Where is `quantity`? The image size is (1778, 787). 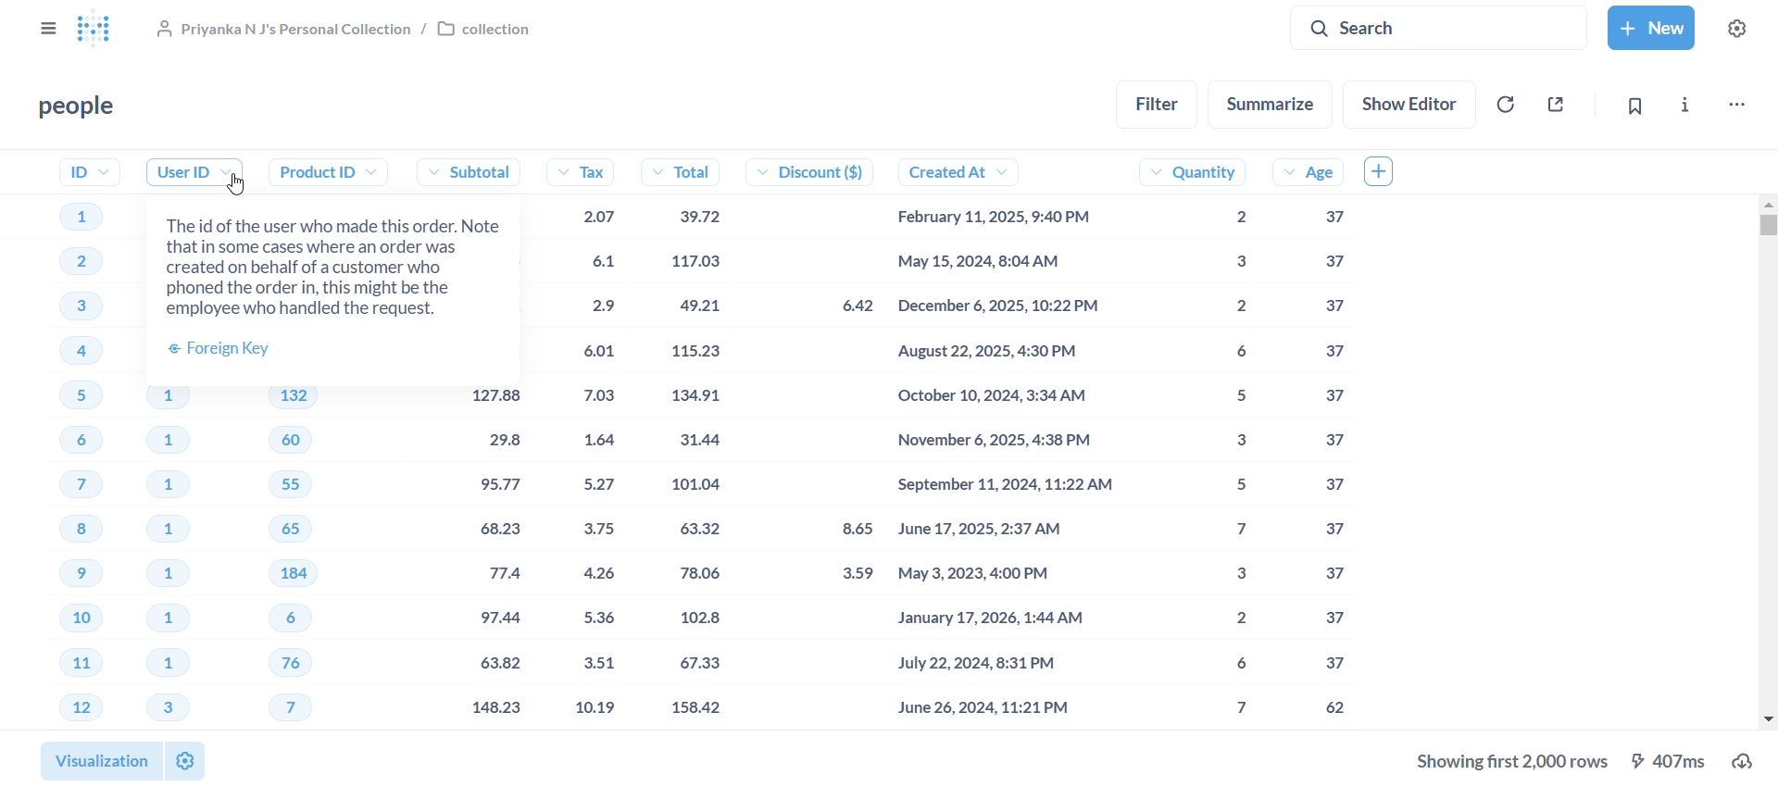
quantity is located at coordinates (1213, 440).